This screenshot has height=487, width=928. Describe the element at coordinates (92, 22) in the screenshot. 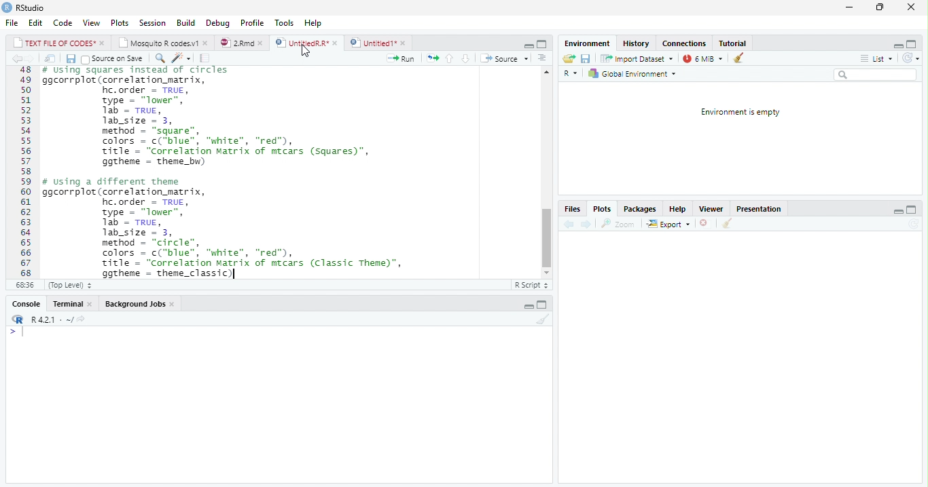

I see `View` at that location.